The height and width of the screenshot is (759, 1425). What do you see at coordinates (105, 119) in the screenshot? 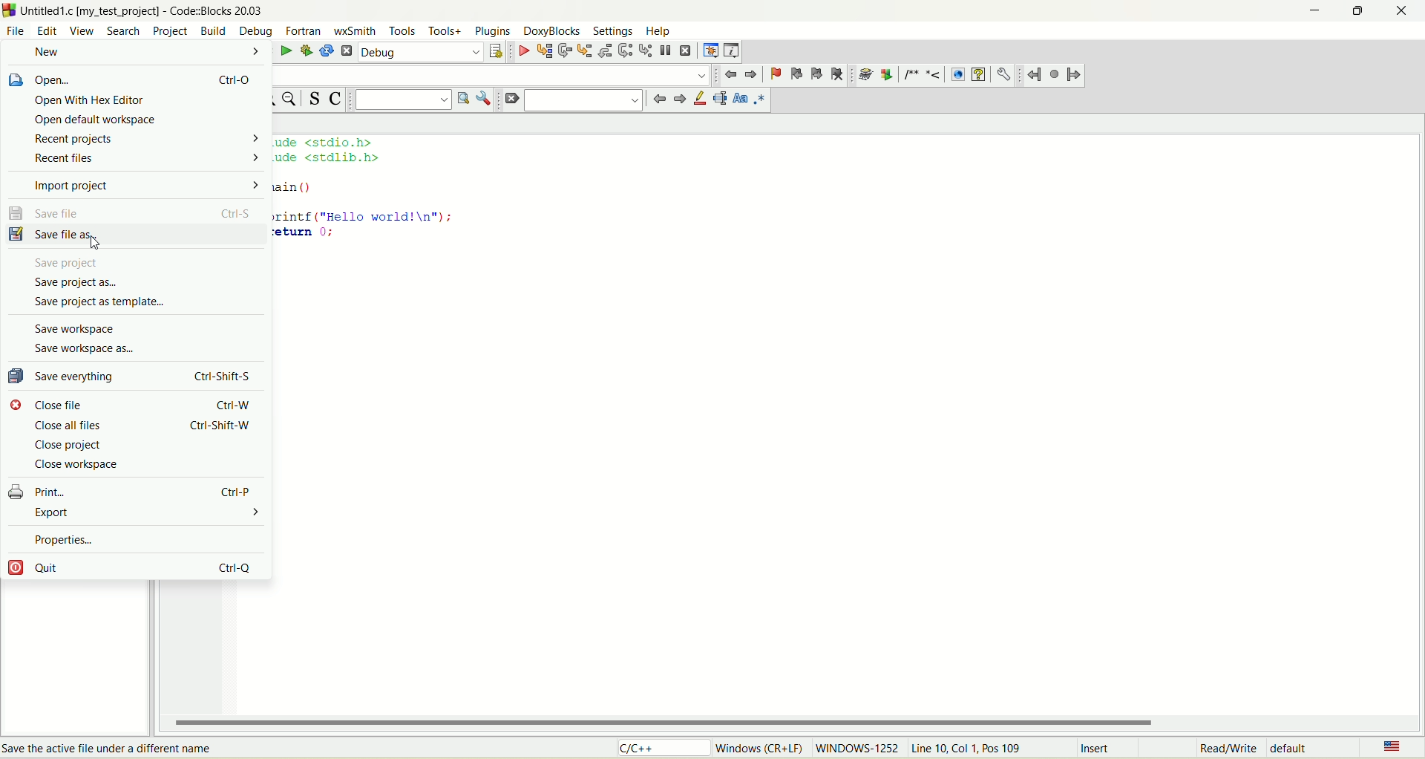
I see `open default workspace` at bounding box center [105, 119].